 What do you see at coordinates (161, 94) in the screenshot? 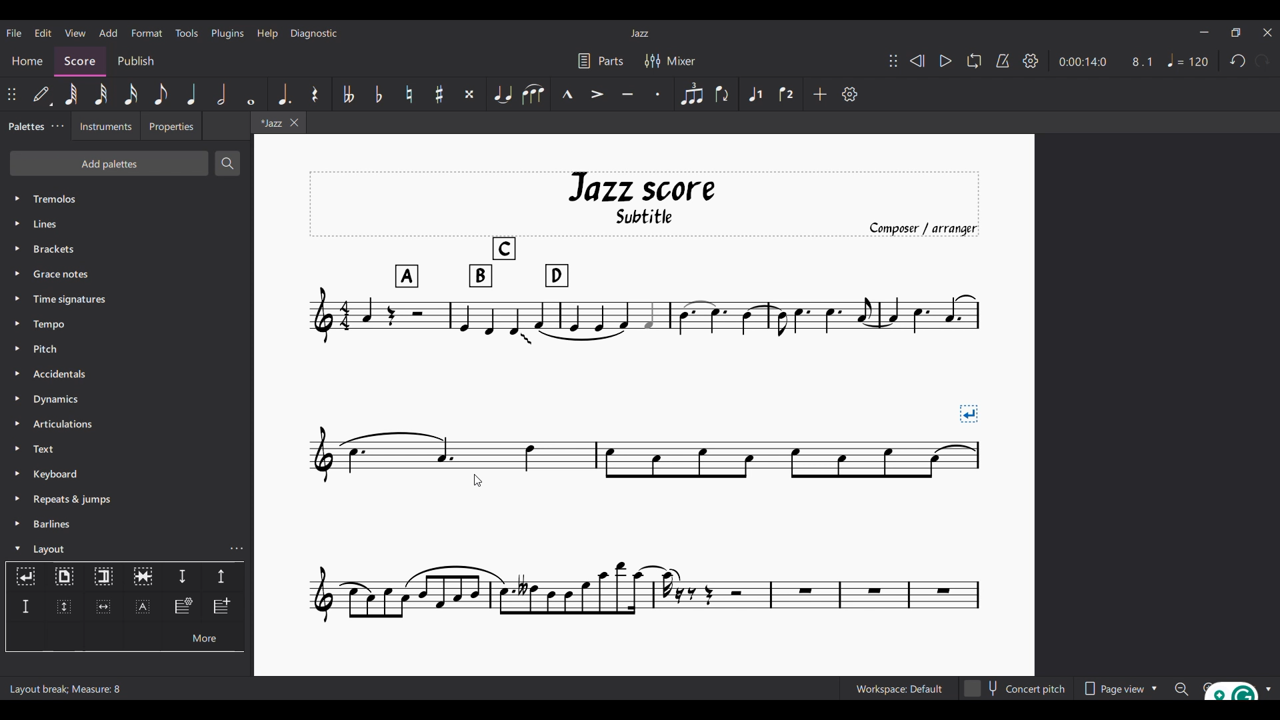
I see `8th note` at bounding box center [161, 94].